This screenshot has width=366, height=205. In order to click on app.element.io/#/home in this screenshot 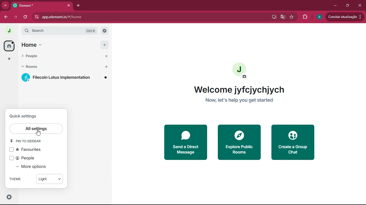, I will do `click(96, 17)`.